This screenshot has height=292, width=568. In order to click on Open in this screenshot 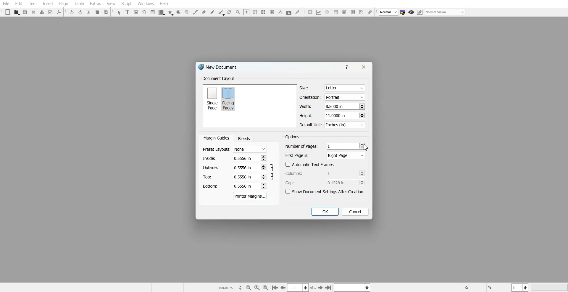, I will do `click(17, 12)`.